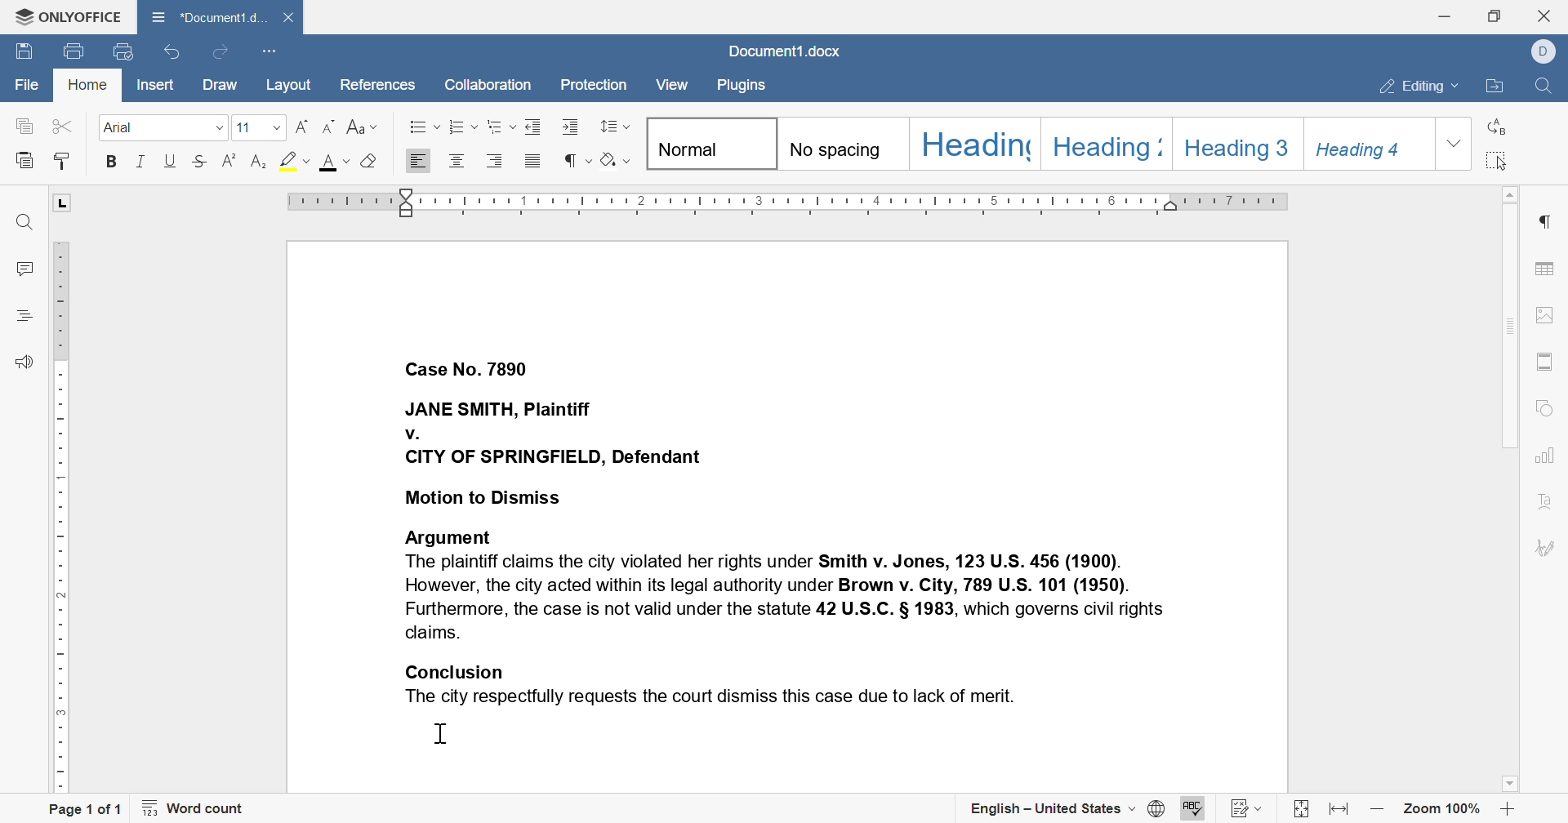  What do you see at coordinates (21, 220) in the screenshot?
I see `find` at bounding box center [21, 220].